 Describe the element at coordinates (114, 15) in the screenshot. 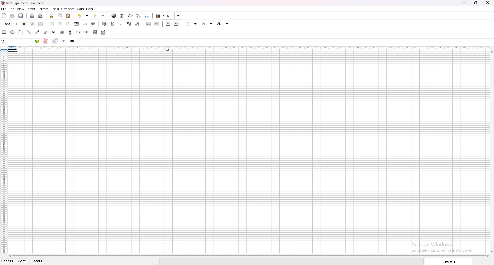

I see `hyperlink` at that location.